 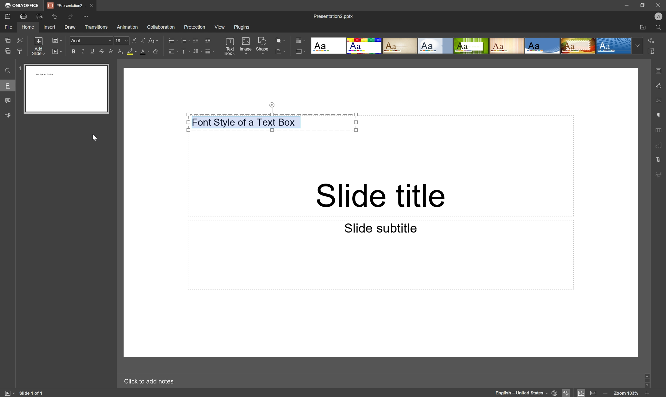 I want to click on Superscript, so click(x=112, y=51).